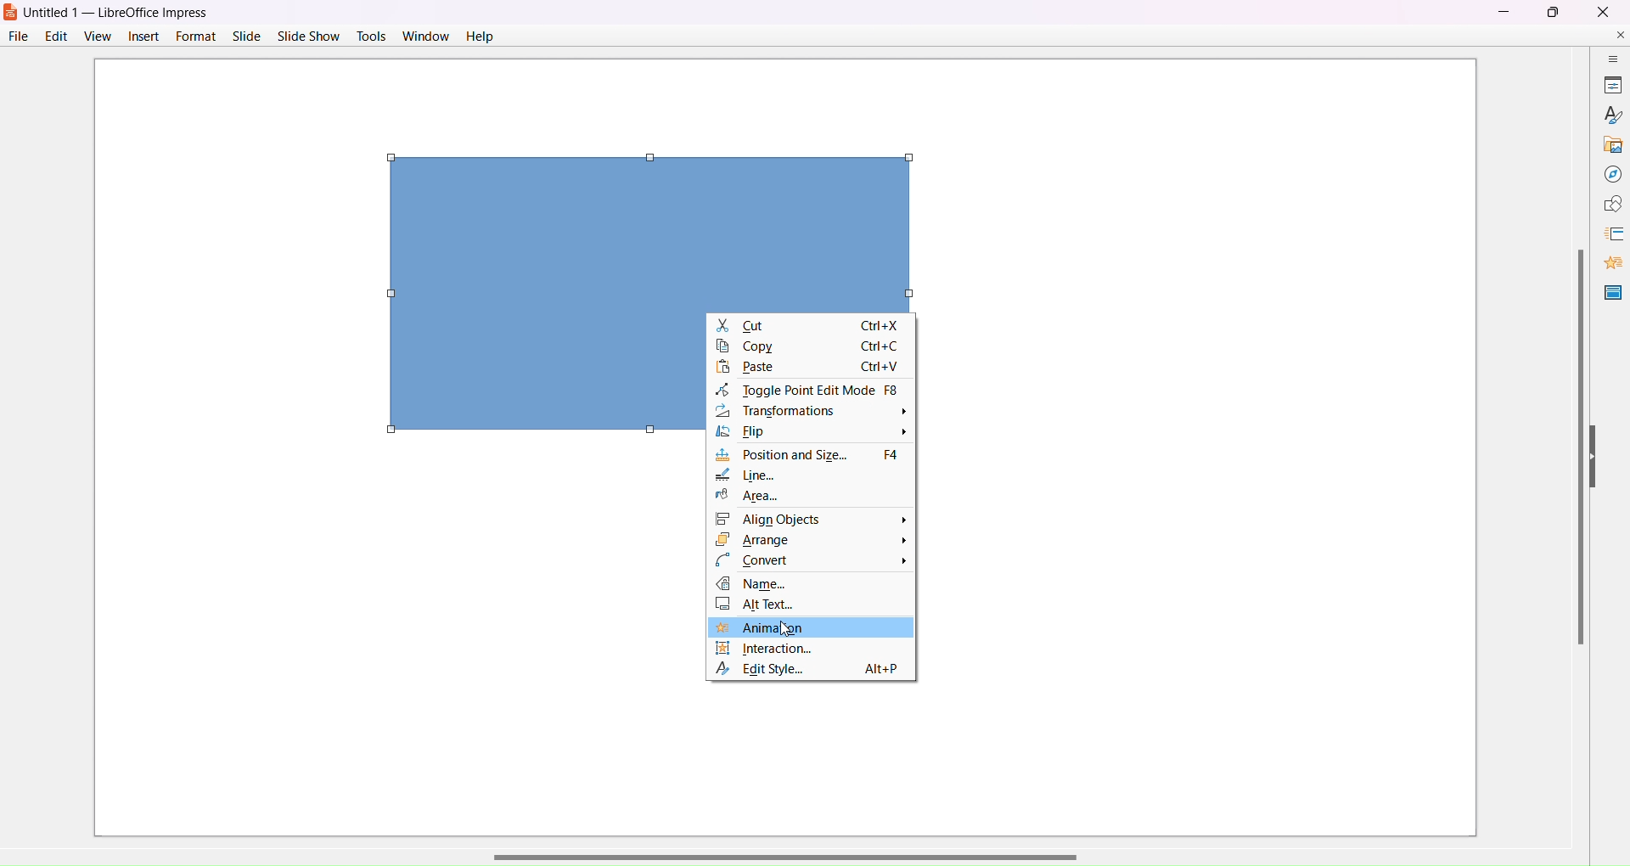  Describe the element at coordinates (143, 37) in the screenshot. I see `Insert` at that location.